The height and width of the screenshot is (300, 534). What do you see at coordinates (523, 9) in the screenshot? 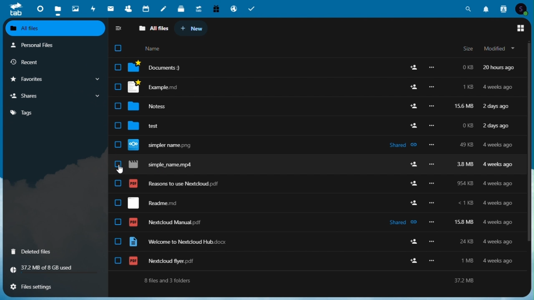
I see `Account icon` at bounding box center [523, 9].